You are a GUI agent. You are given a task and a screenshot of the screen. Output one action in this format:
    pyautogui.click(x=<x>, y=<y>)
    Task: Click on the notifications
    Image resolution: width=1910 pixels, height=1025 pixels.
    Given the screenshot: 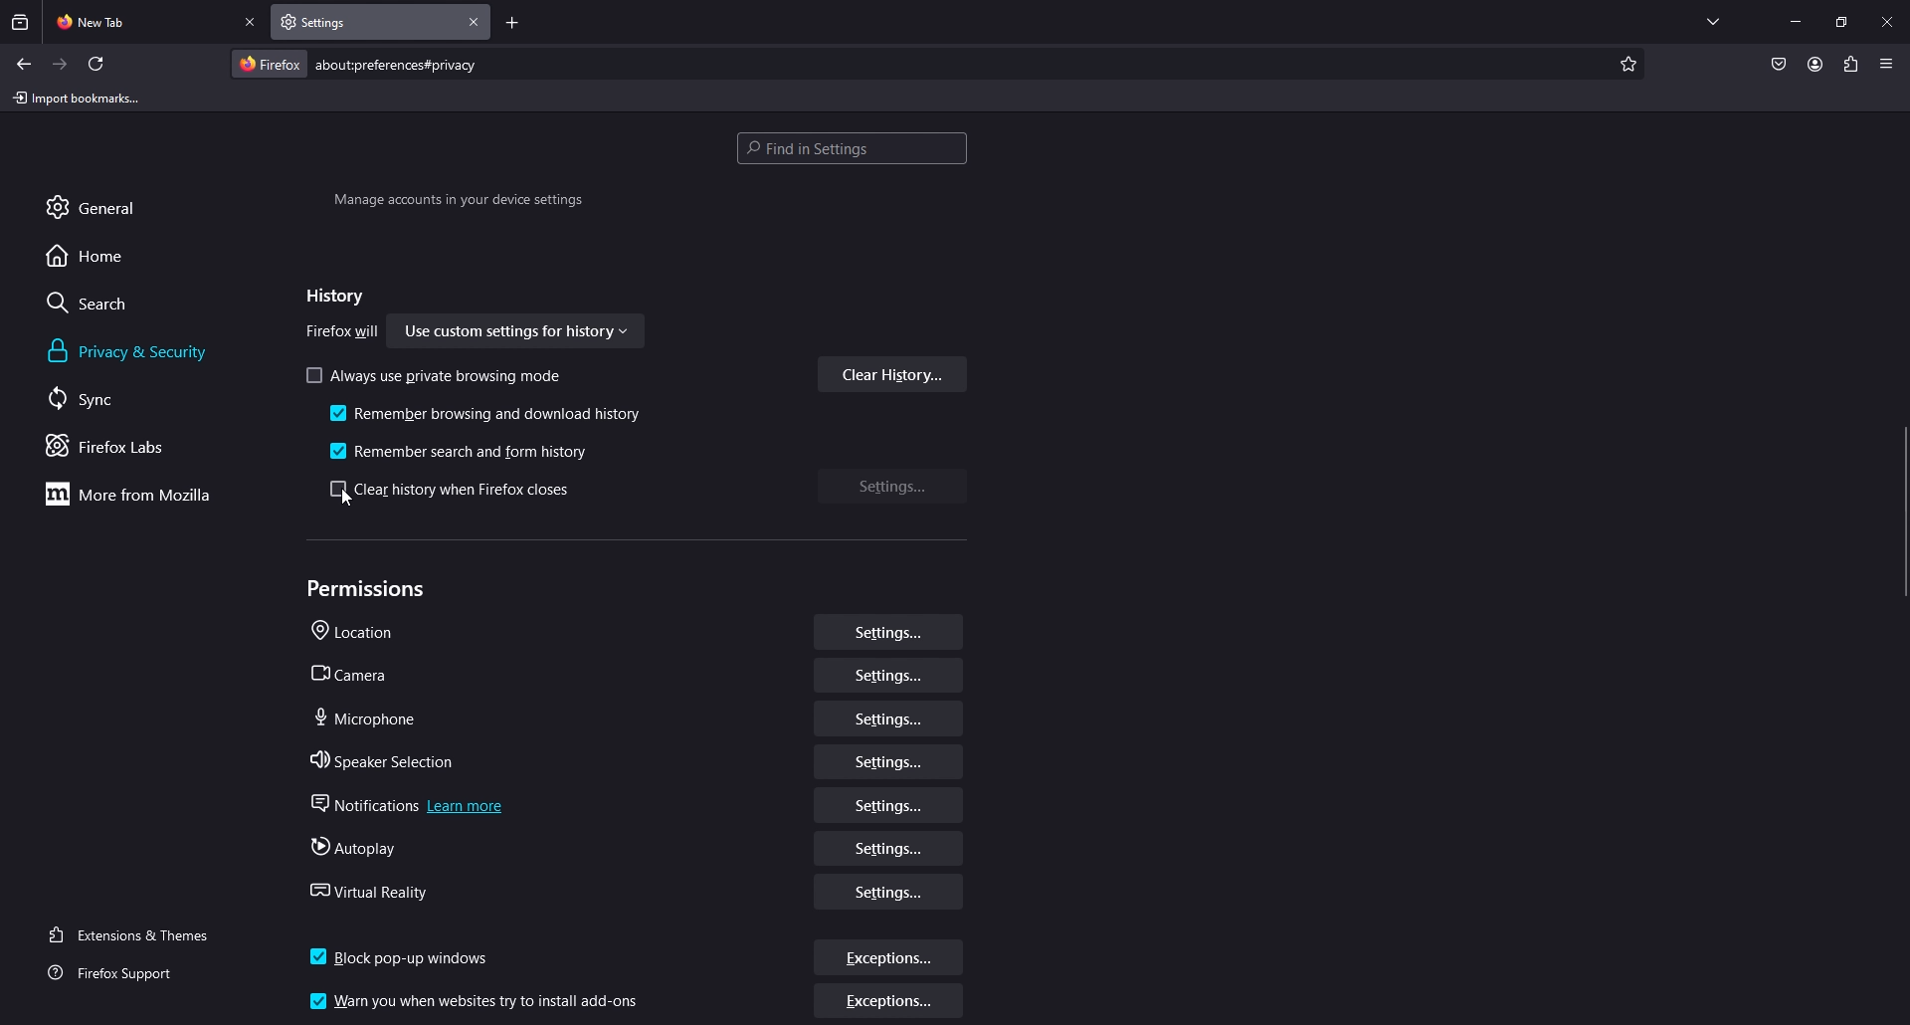 What is the action you would take?
    pyautogui.click(x=403, y=800)
    